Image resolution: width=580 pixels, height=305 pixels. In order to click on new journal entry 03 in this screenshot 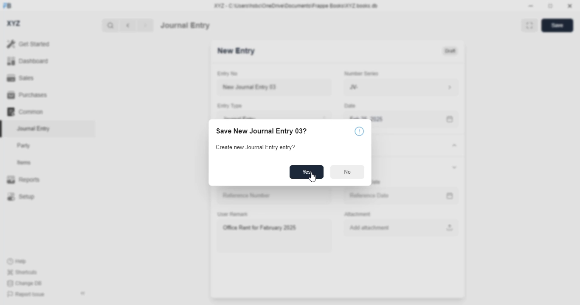, I will do `click(273, 87)`.